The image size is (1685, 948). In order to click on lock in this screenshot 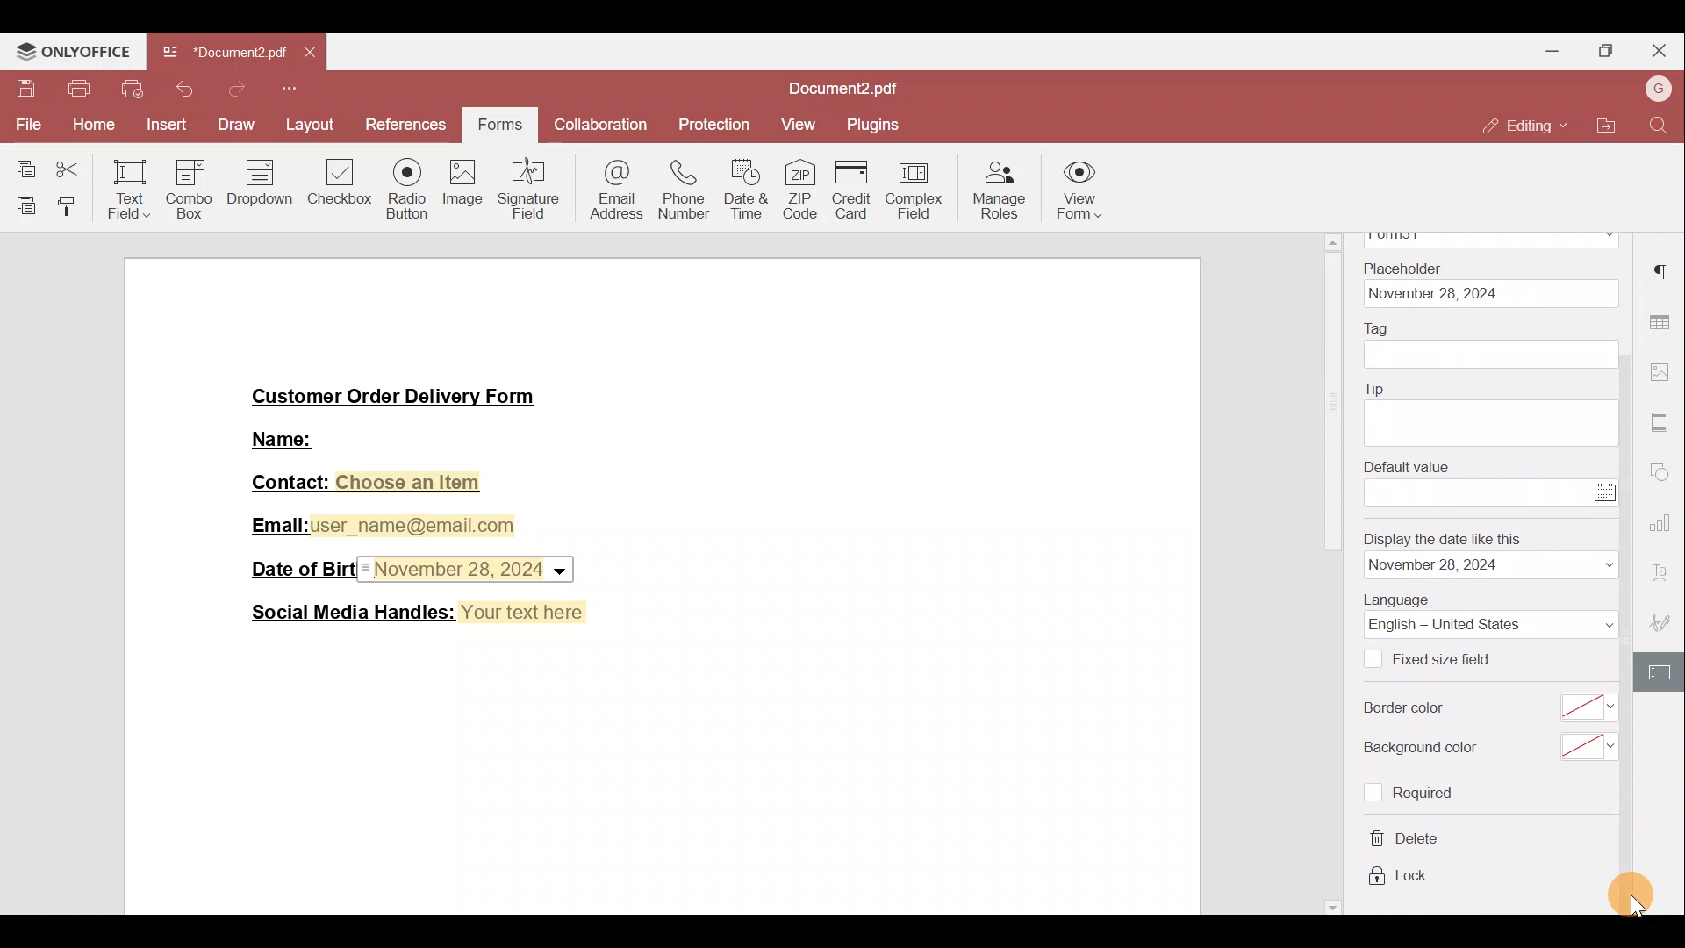, I will do `click(1401, 875)`.